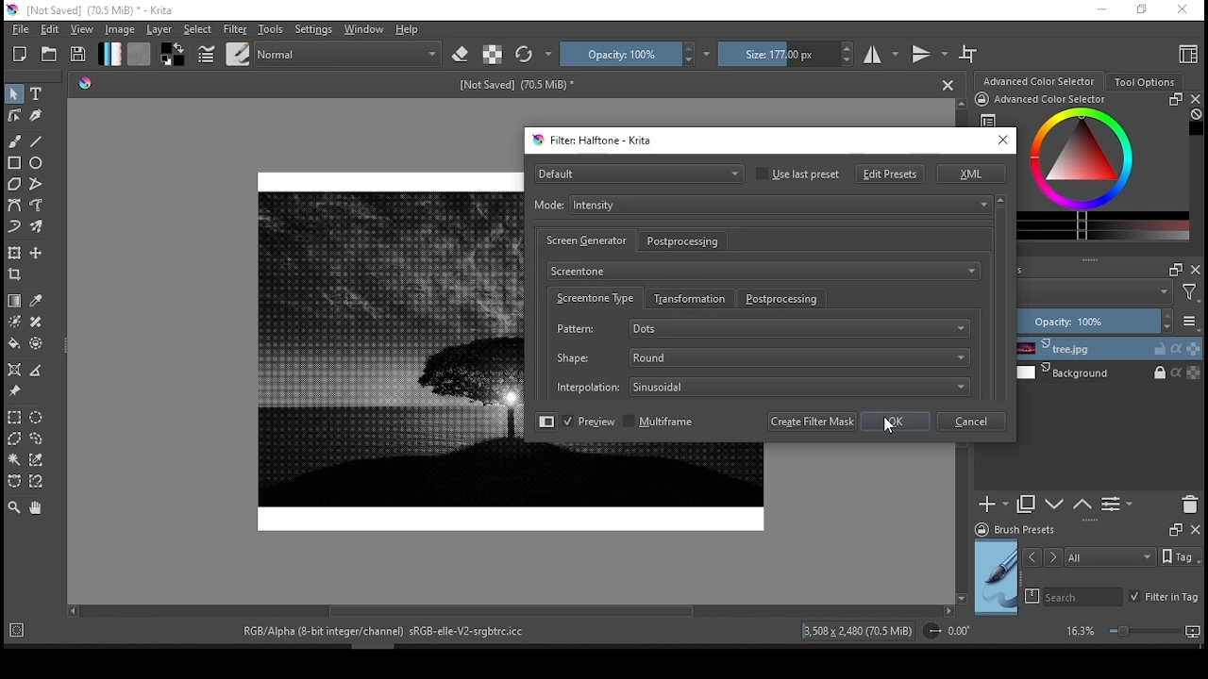 Image resolution: width=1208 pixels, height=679 pixels. Describe the element at coordinates (1100, 9) in the screenshot. I see `minimize` at that location.